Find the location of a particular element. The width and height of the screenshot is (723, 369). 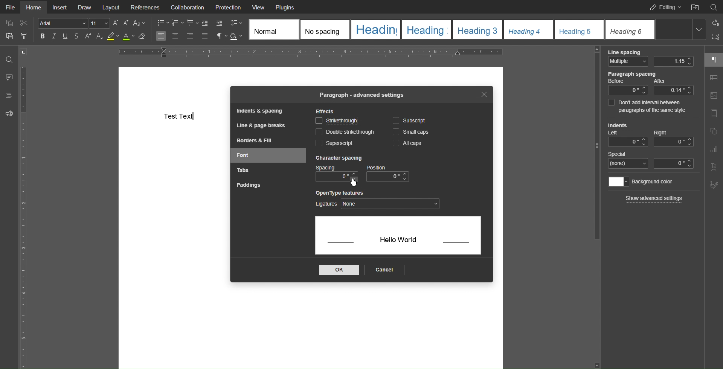

Shape Settings is located at coordinates (714, 133).